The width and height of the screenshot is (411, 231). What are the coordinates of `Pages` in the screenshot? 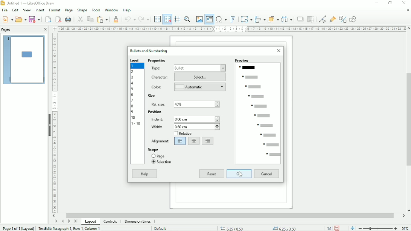 It's located at (6, 30).